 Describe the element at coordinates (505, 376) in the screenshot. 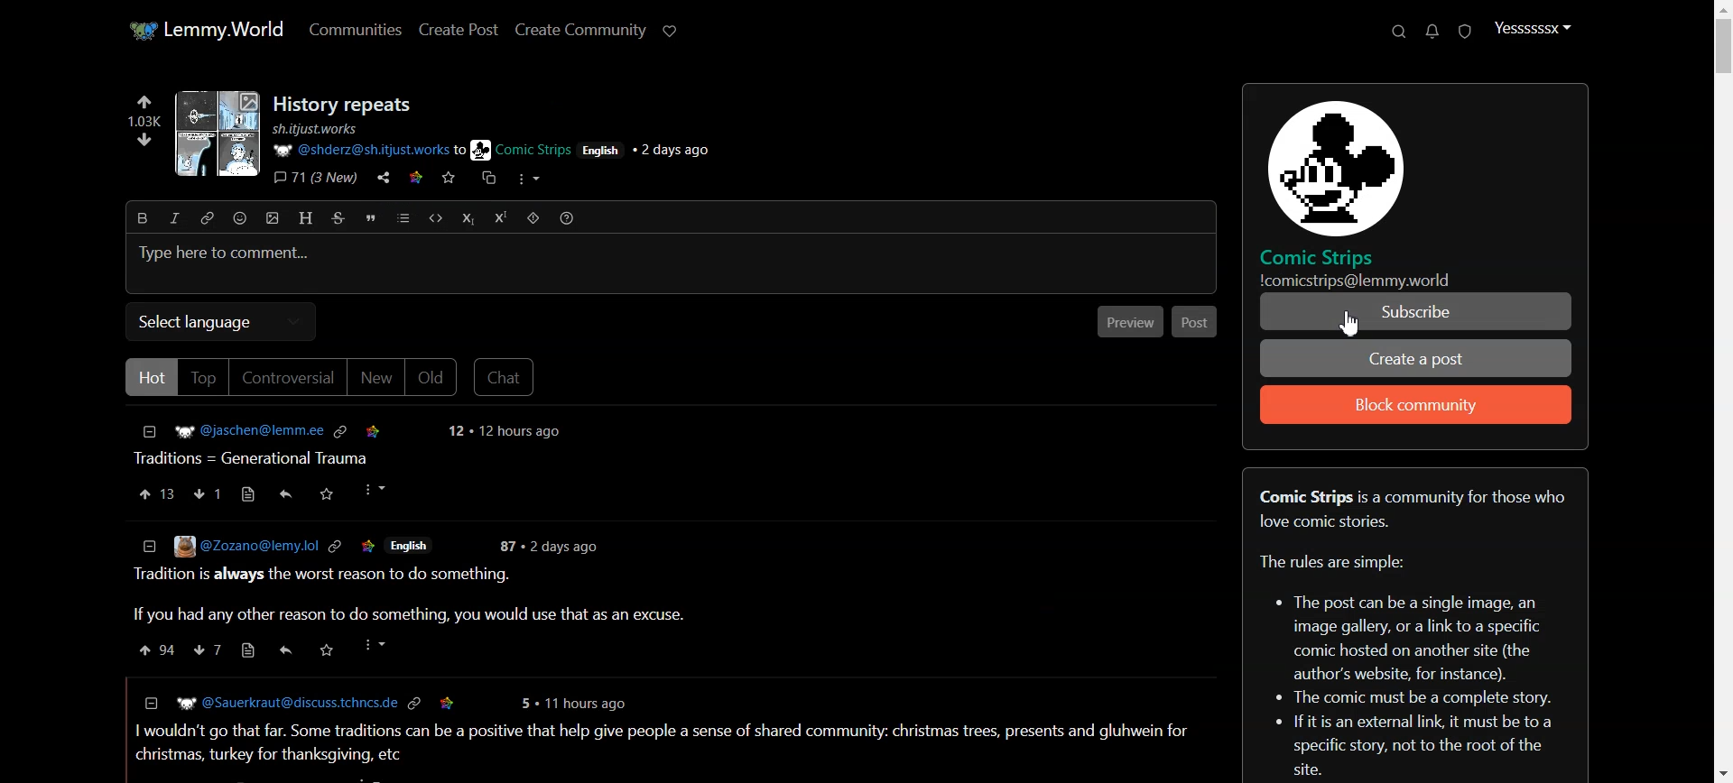

I see `Chat` at that location.